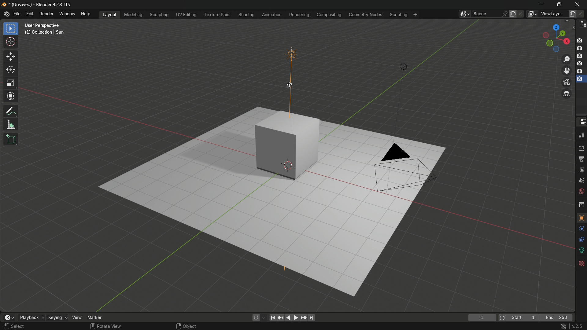 Image resolution: width=587 pixels, height=330 pixels. What do you see at coordinates (45, 32) in the screenshot?
I see `(1) Collection | Sun` at bounding box center [45, 32].